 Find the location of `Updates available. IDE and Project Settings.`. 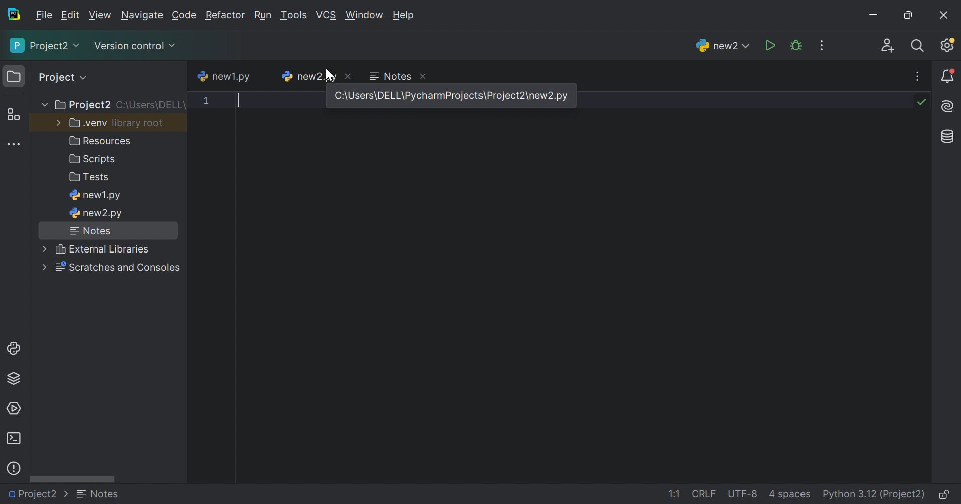

Updates available. IDE and Project Settings. is located at coordinates (823, 45).